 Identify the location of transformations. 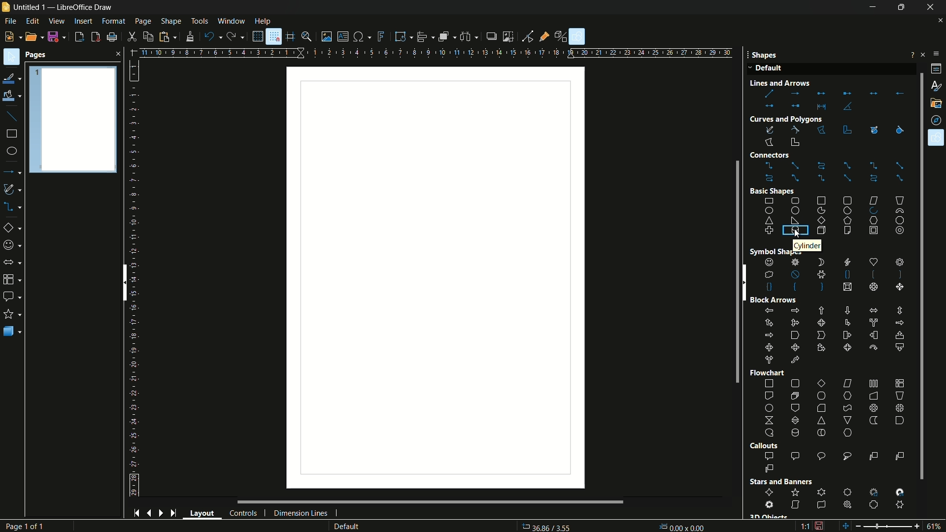
(403, 36).